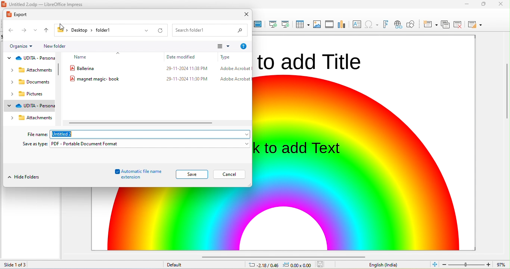 The image size is (510, 269). I want to click on hyperlink, so click(398, 25).